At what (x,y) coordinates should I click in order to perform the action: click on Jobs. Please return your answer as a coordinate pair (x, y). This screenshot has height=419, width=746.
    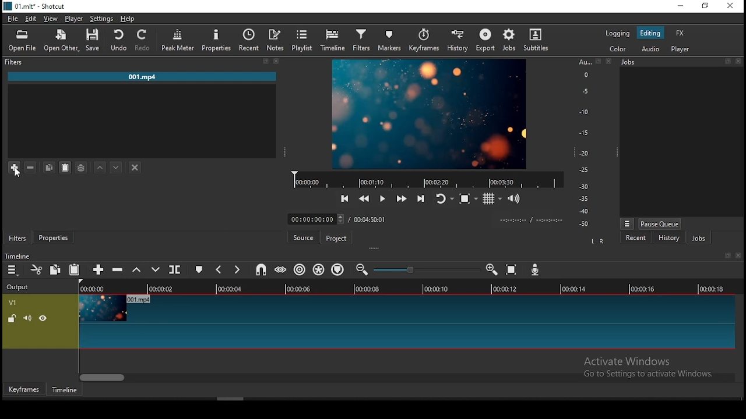
    Looking at the image, I should click on (629, 62).